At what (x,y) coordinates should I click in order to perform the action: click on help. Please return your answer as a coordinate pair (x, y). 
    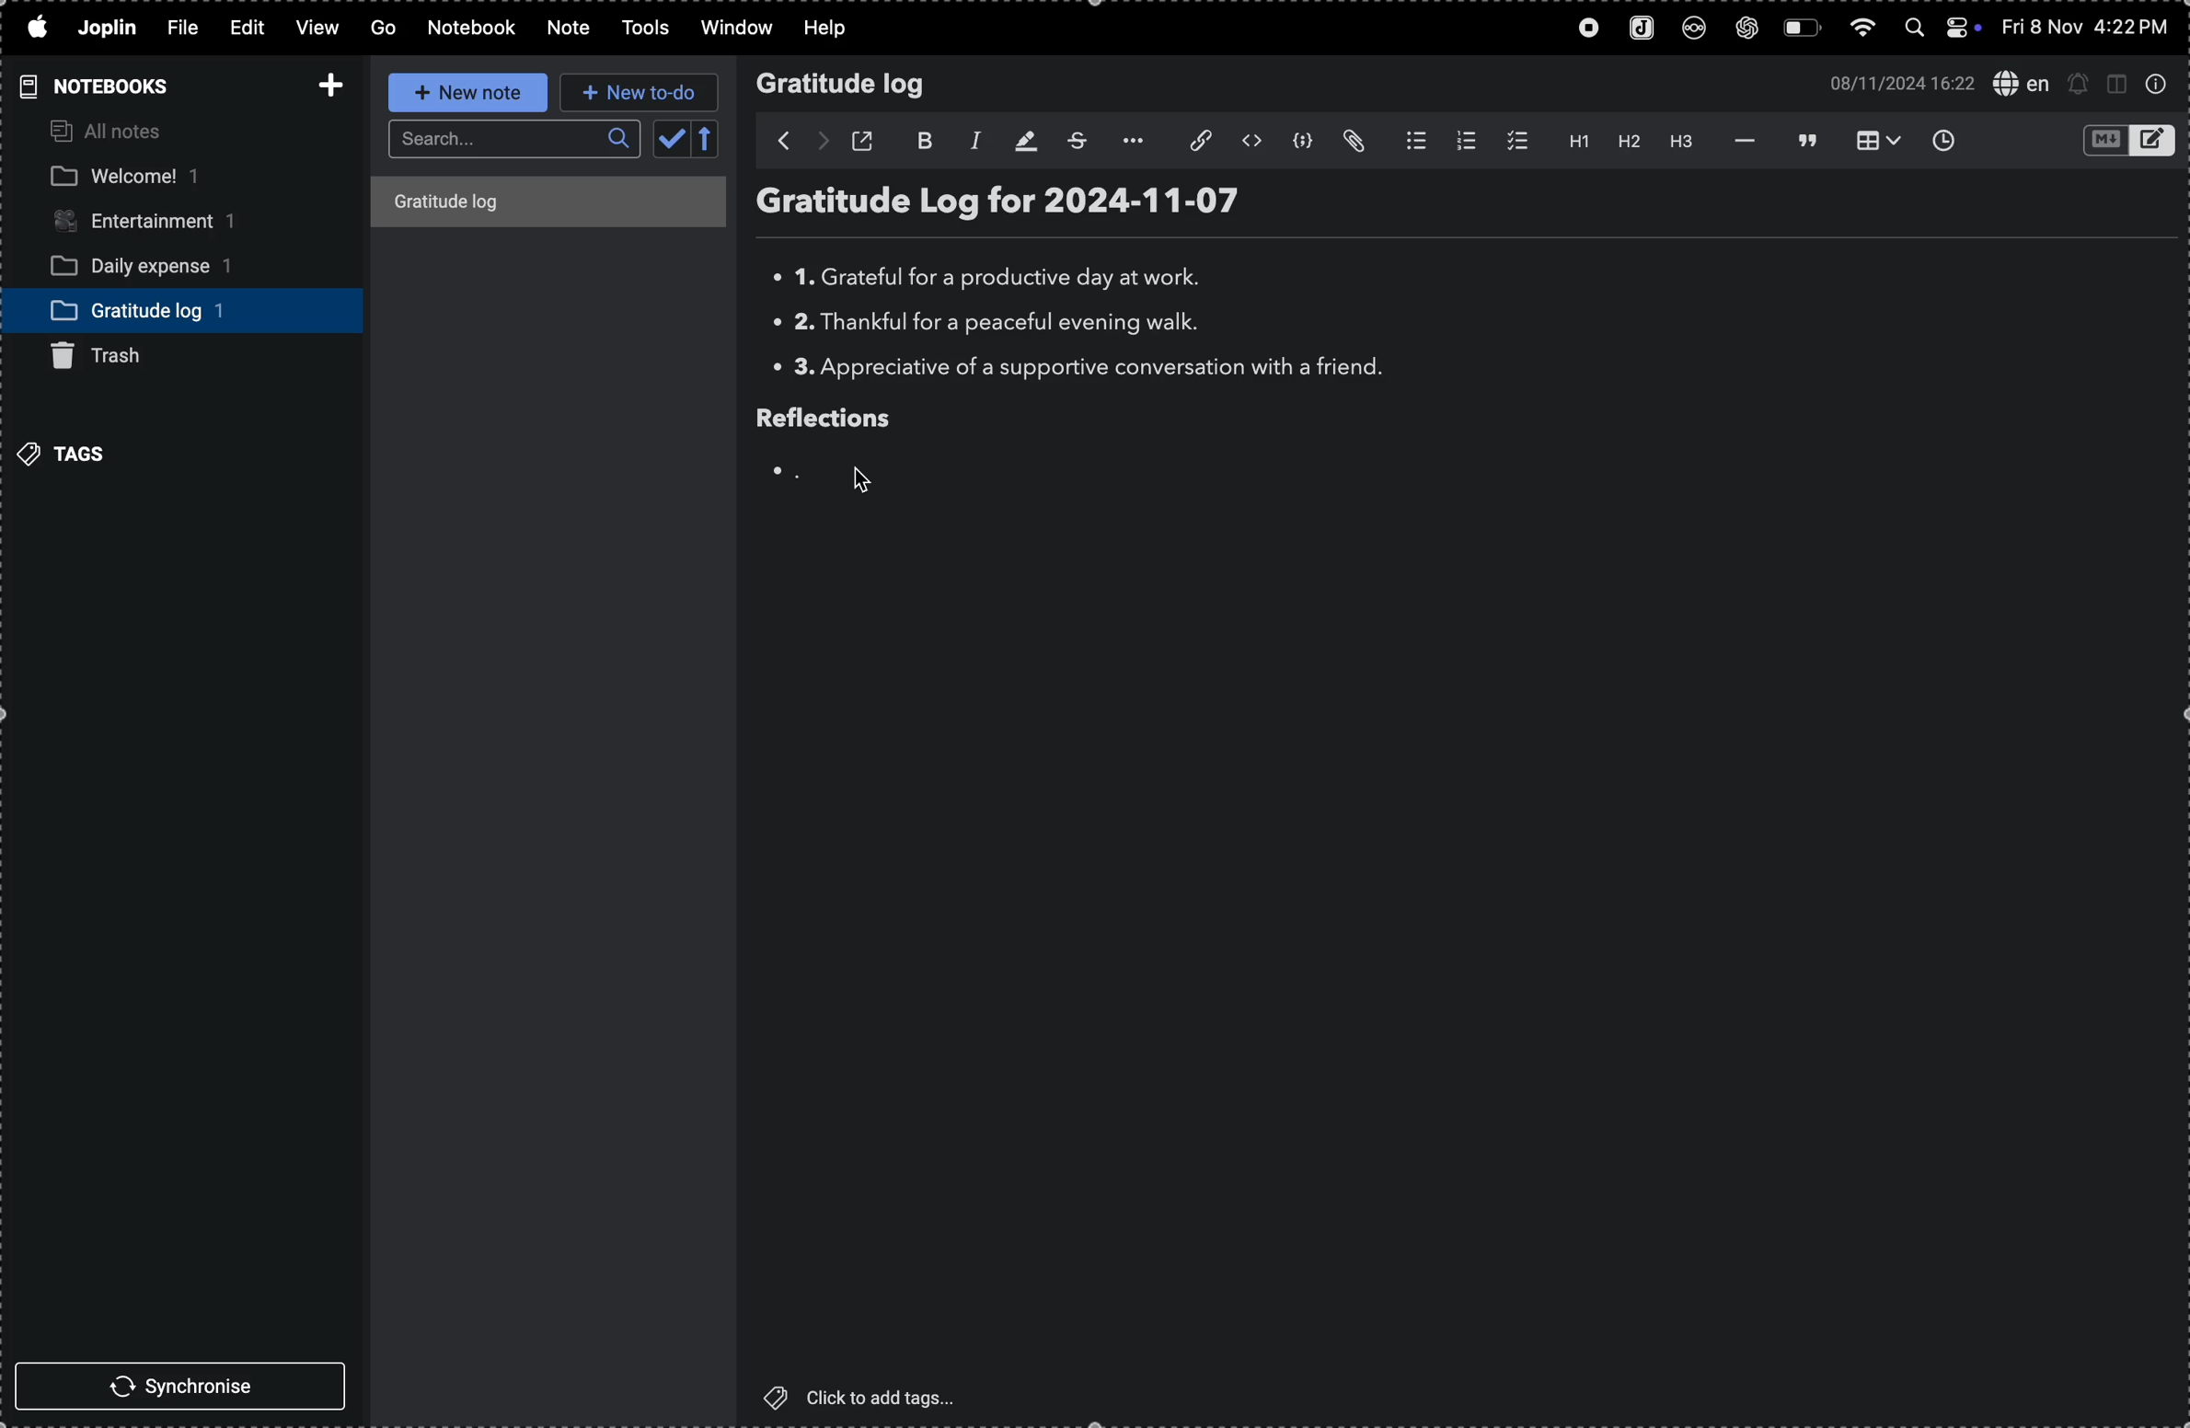
    Looking at the image, I should click on (831, 29).